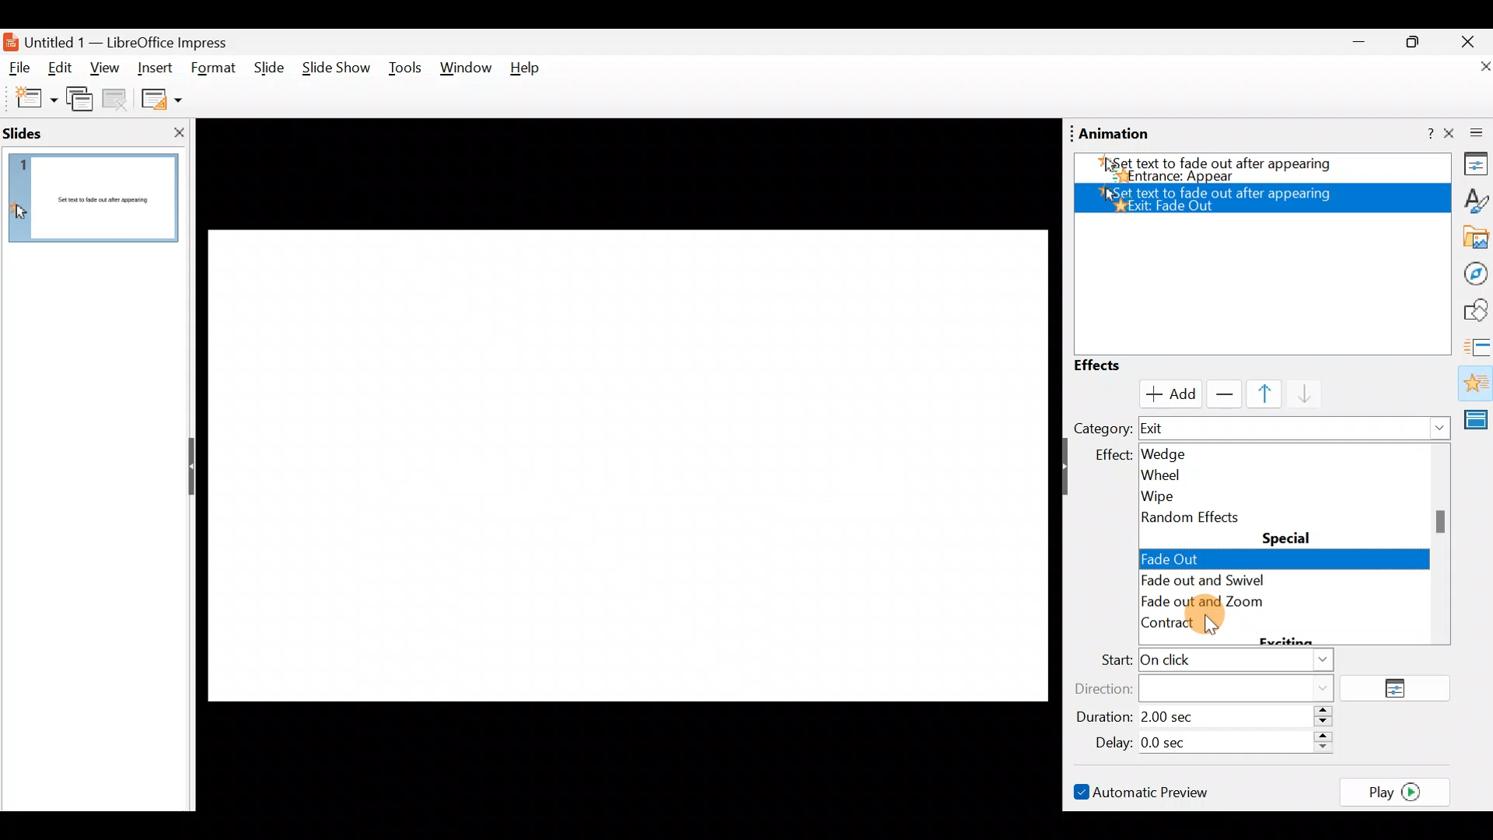 The width and height of the screenshot is (1493, 840). I want to click on Help, so click(1419, 135).